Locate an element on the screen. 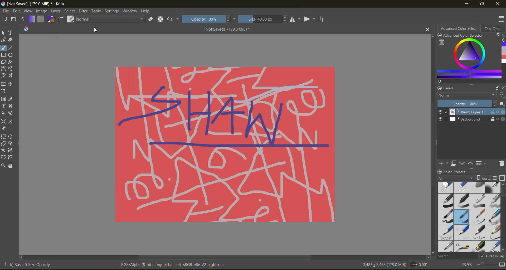 Image resolution: width=506 pixels, height=270 pixels. filter in tag is located at coordinates (493, 256).